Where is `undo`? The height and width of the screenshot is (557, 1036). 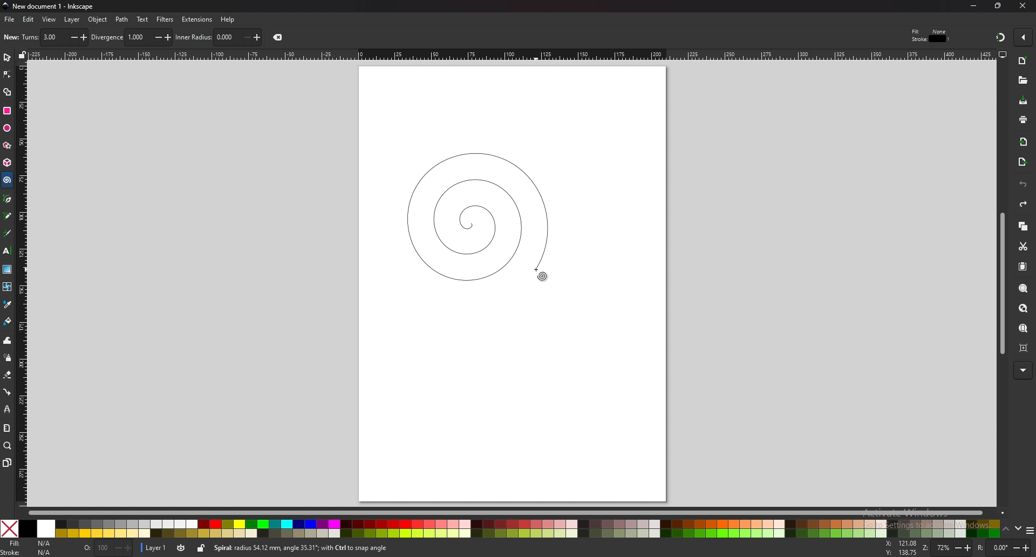 undo is located at coordinates (1023, 184).